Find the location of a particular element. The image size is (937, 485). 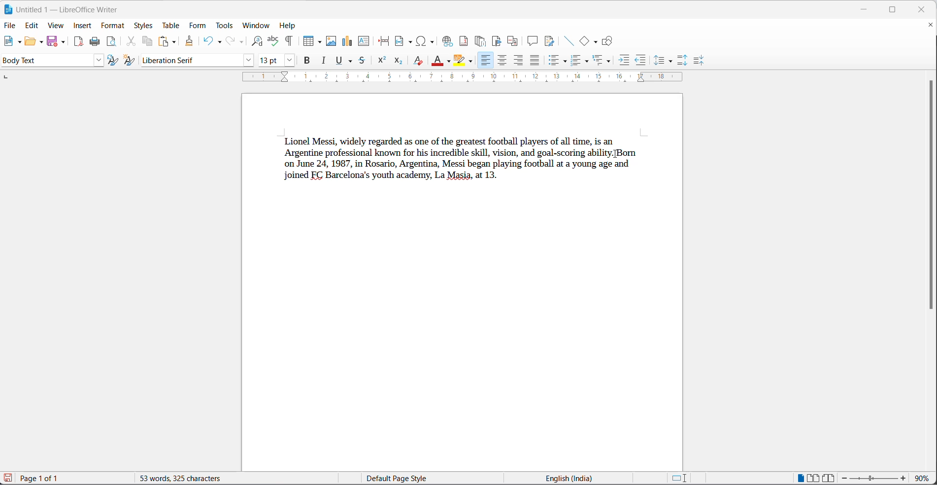

bold is located at coordinates (307, 60).